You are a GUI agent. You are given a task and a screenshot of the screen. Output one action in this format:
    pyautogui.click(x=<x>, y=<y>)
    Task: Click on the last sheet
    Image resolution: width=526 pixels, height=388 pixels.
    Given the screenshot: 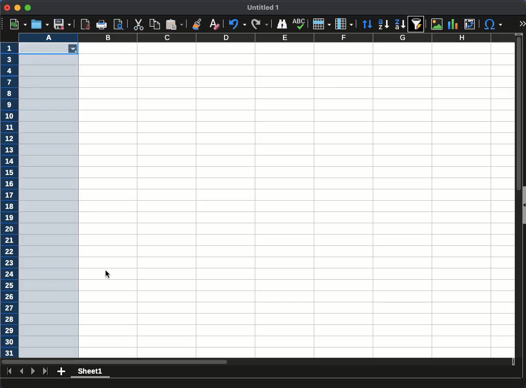 What is the action you would take?
    pyautogui.click(x=46, y=372)
    